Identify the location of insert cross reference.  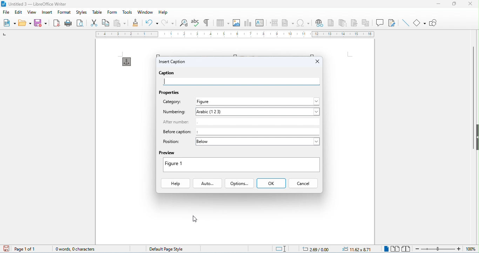
(366, 23).